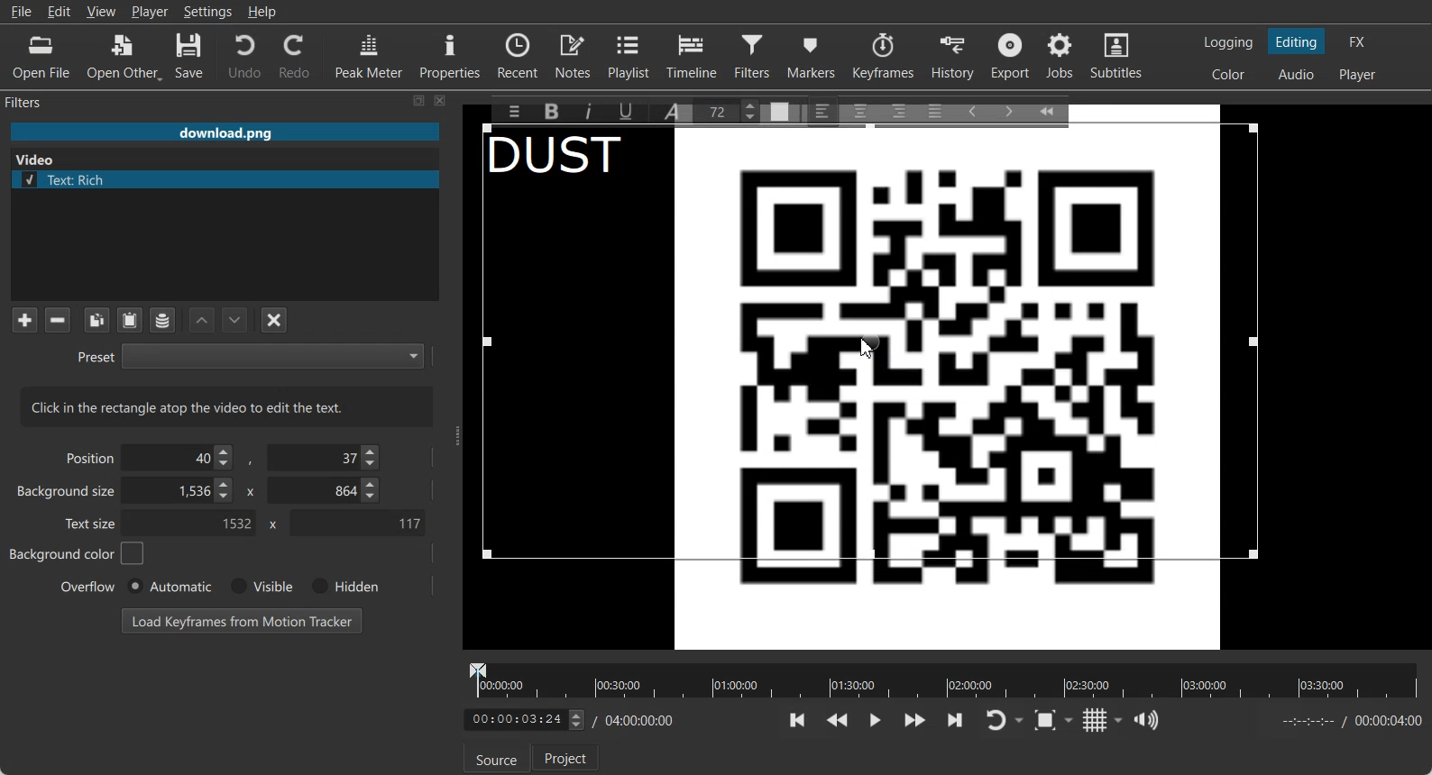 This screenshot has height=775, width=1432. Describe the element at coordinates (208, 12) in the screenshot. I see `Settings` at that location.